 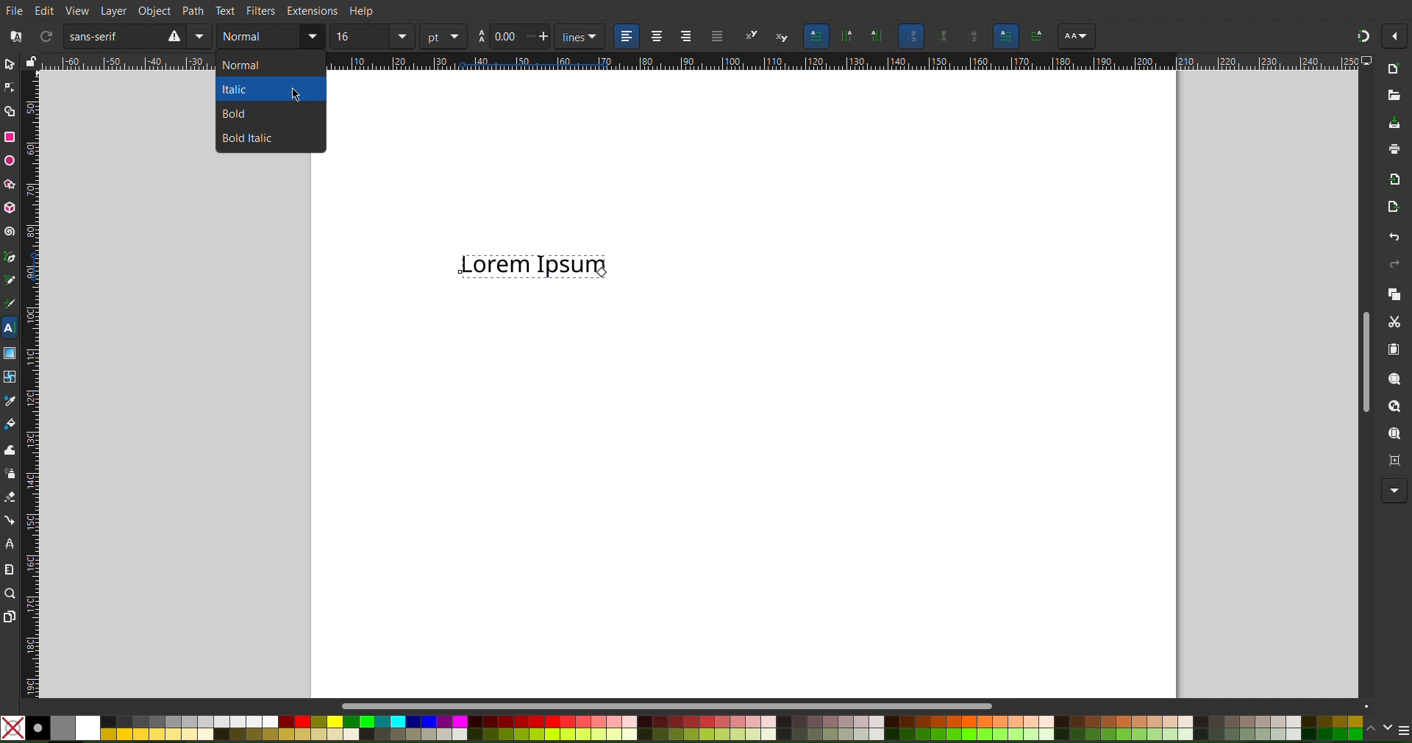 I want to click on Print, so click(x=1394, y=150).